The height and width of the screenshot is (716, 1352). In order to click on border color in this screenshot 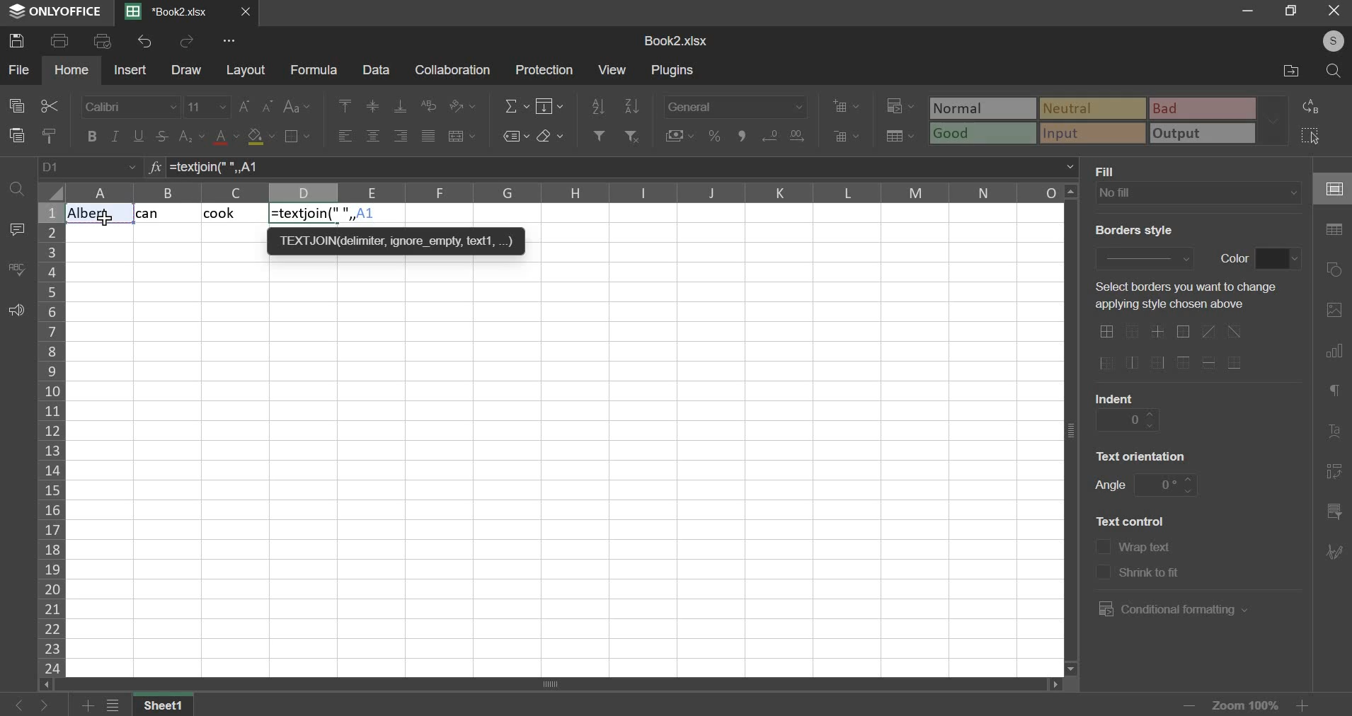, I will do `click(1278, 259)`.